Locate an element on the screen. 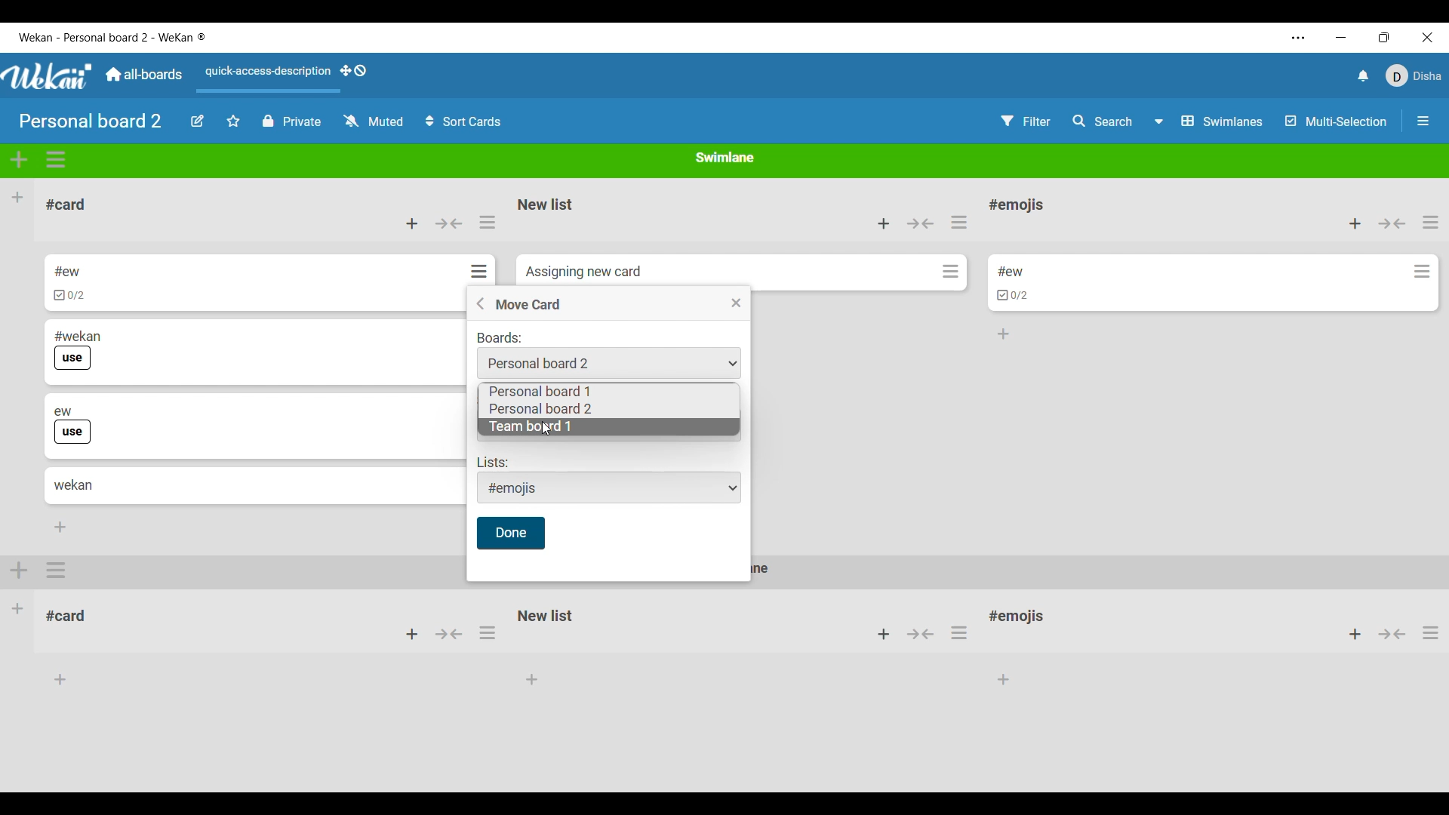 Image resolution: width=1449 pixels, height=815 pixels. Add card to top of list is located at coordinates (412, 223).